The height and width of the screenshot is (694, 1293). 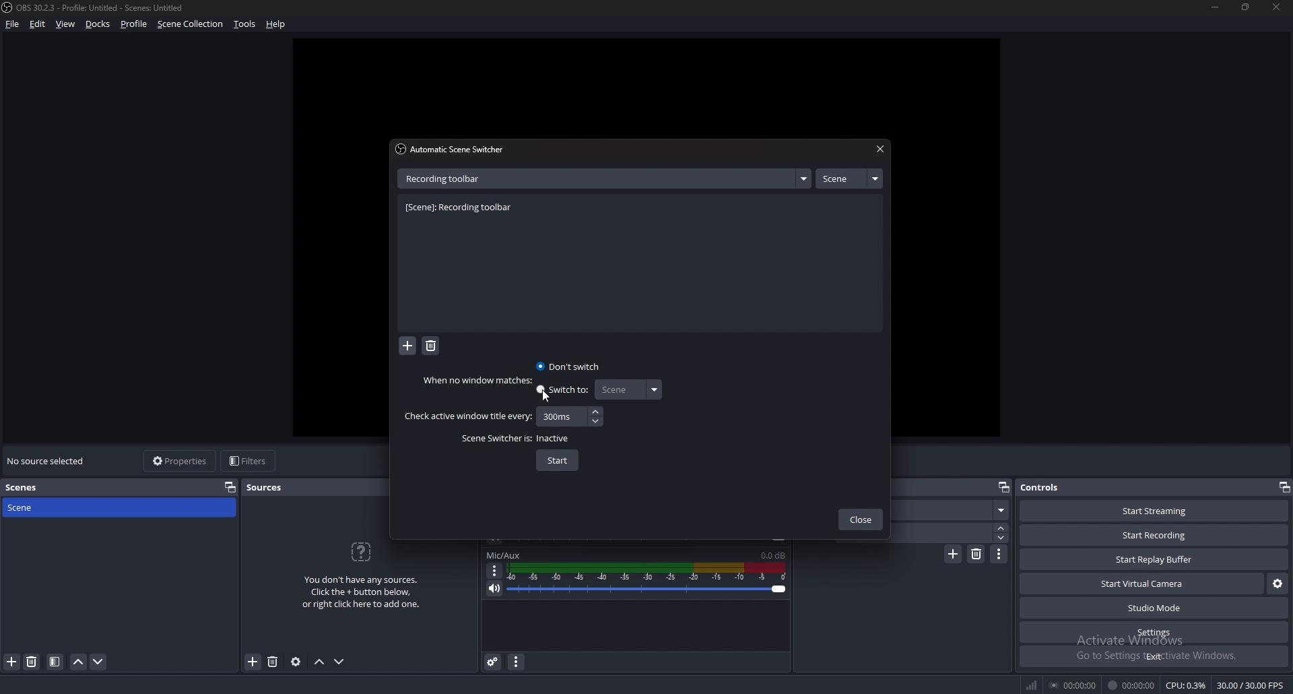 What do you see at coordinates (495, 571) in the screenshot?
I see `options` at bounding box center [495, 571].